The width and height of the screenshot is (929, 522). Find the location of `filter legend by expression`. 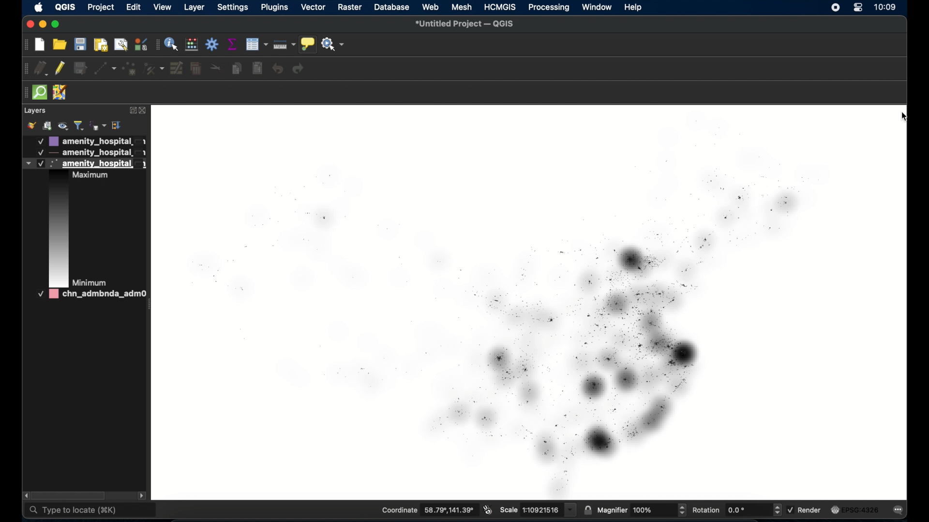

filter legend by expression is located at coordinates (97, 126).